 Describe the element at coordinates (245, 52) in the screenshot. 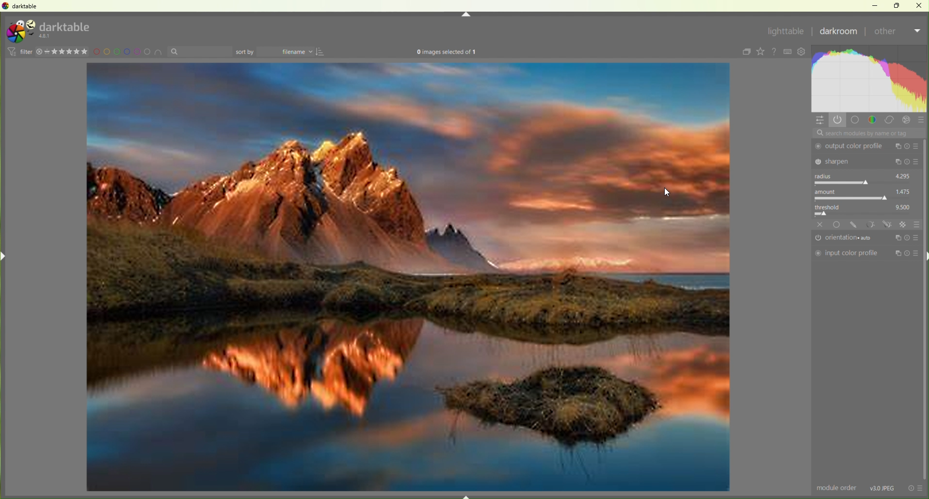

I see `sort by` at that location.